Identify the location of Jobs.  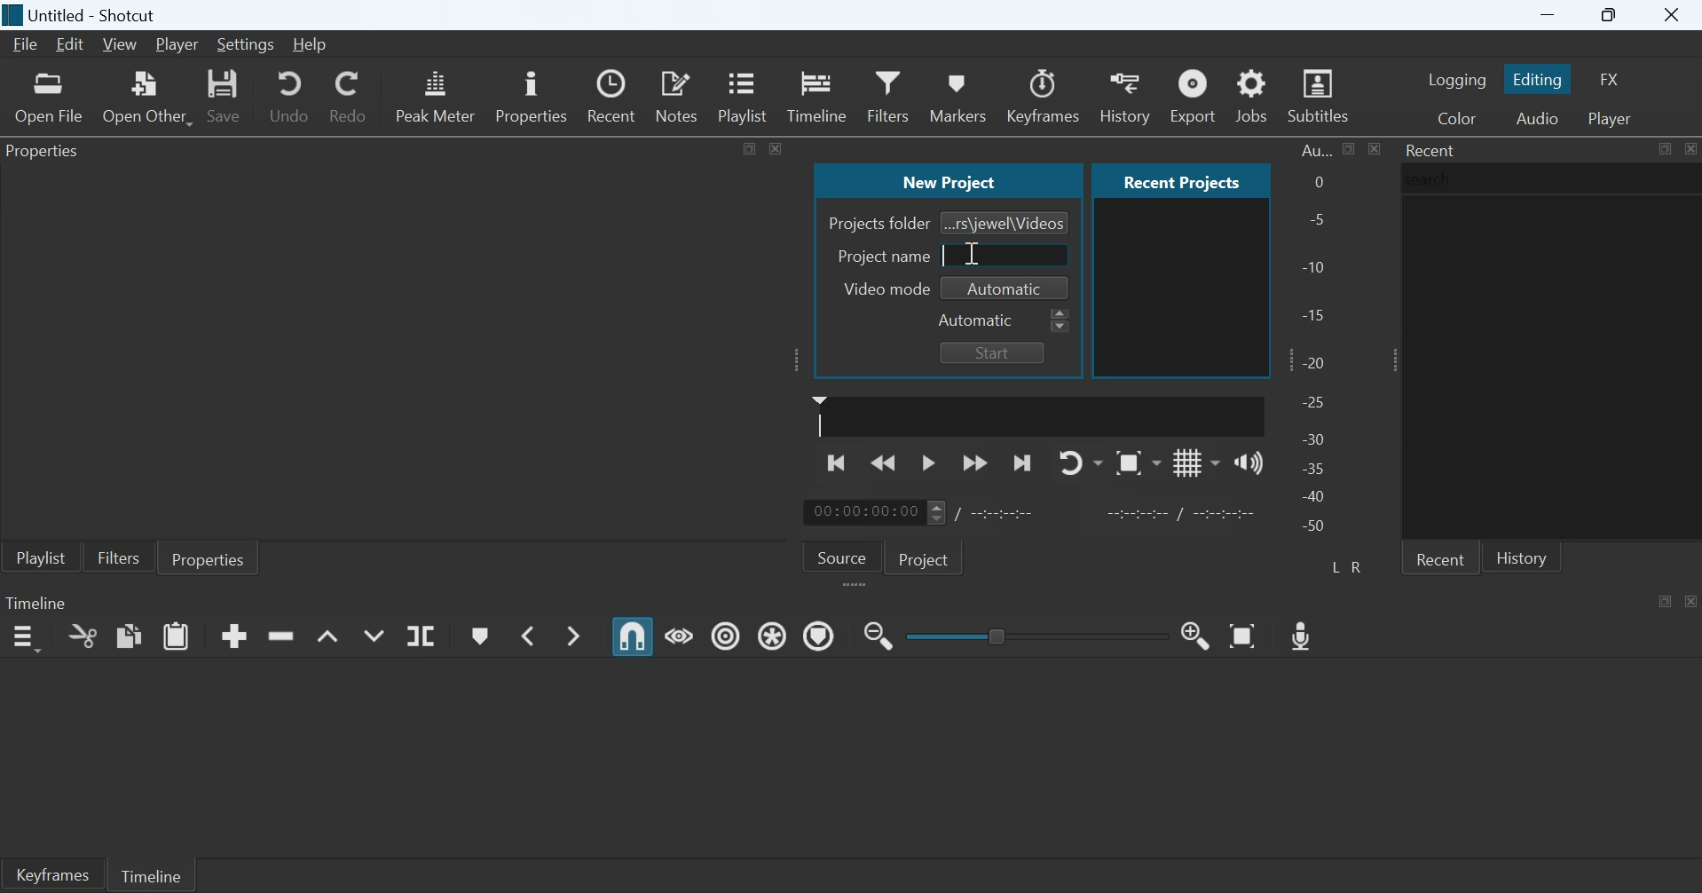
(1251, 95).